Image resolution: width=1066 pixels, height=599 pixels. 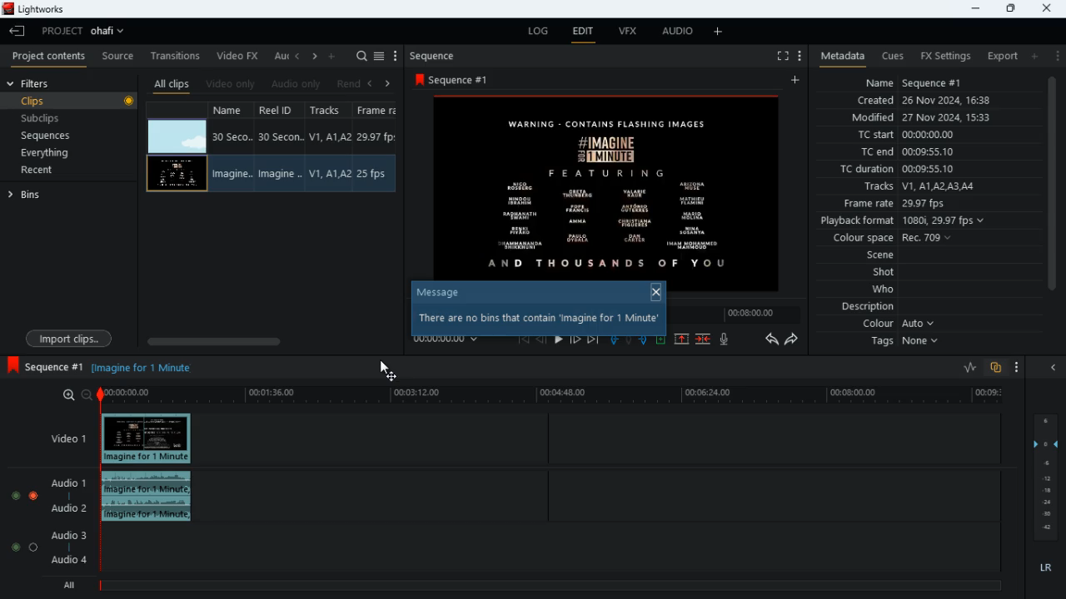 What do you see at coordinates (36, 9) in the screenshot?
I see `lightworks` at bounding box center [36, 9].